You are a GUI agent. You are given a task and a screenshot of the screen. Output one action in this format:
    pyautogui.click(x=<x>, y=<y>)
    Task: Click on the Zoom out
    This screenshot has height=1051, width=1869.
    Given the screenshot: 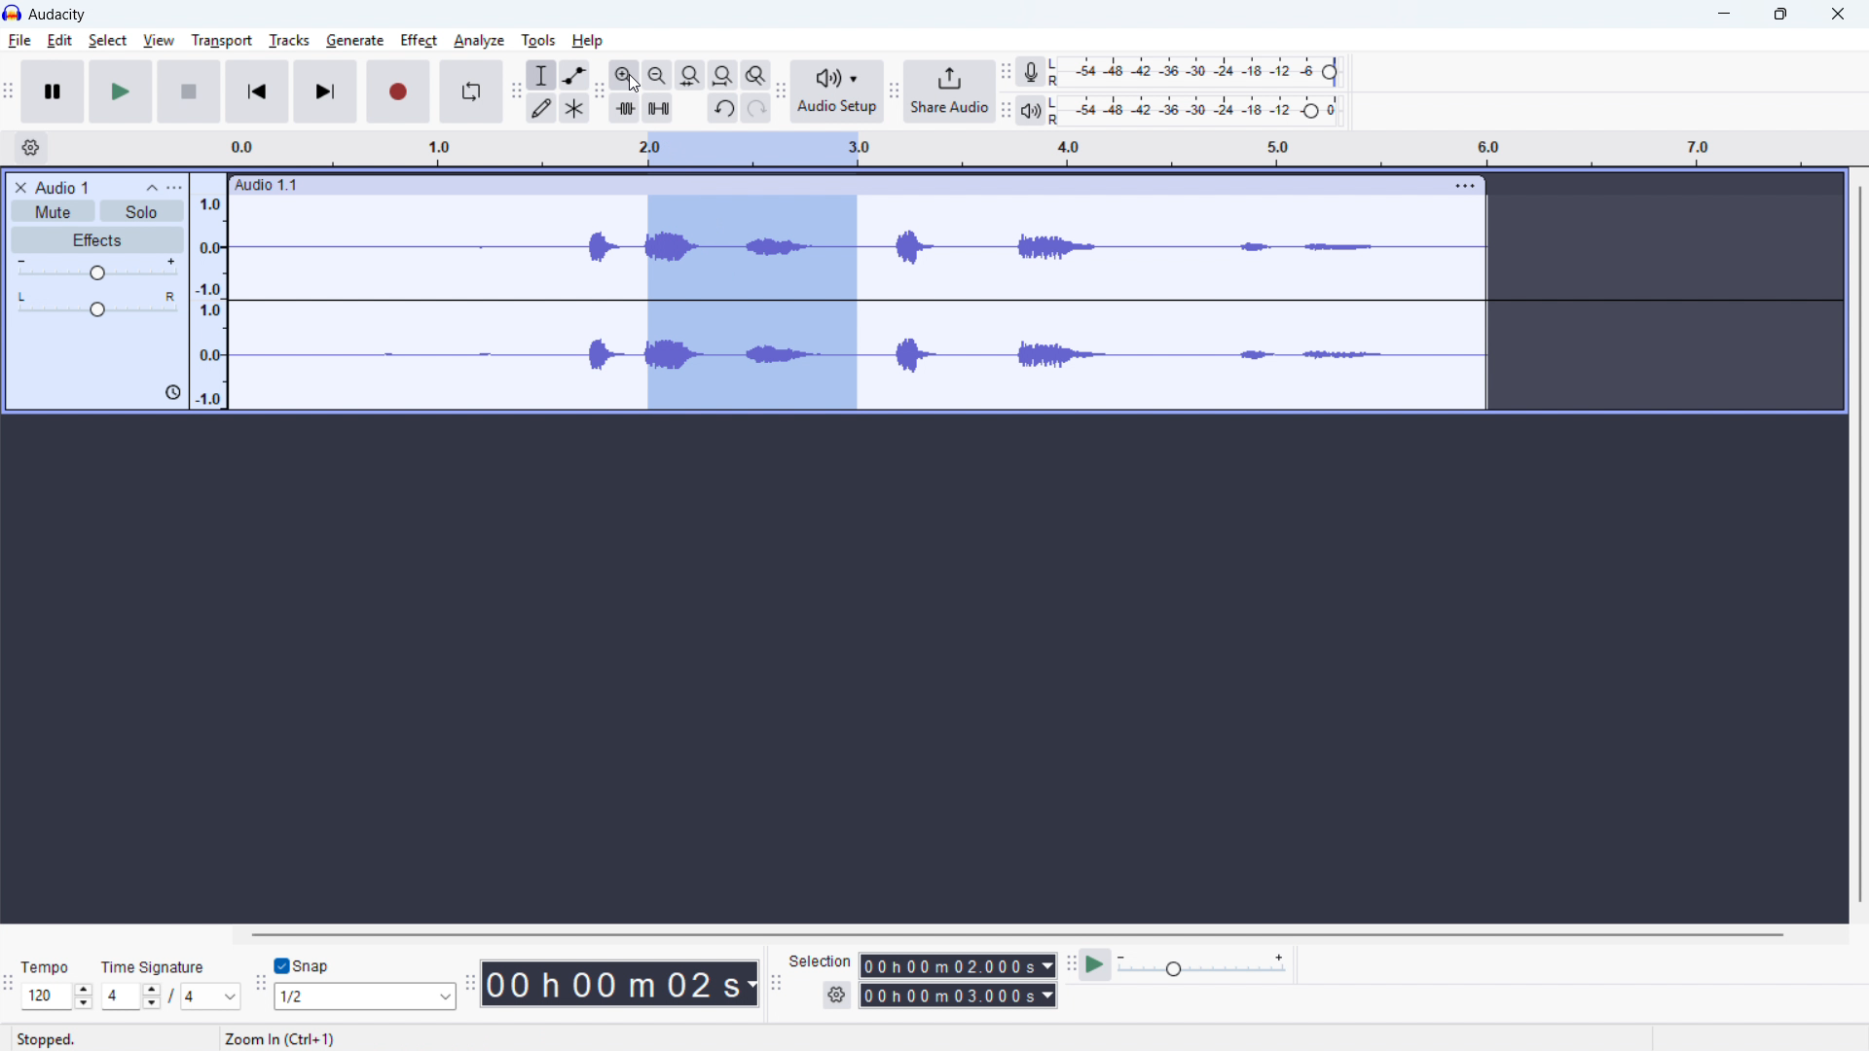 What is the action you would take?
    pyautogui.click(x=656, y=76)
    